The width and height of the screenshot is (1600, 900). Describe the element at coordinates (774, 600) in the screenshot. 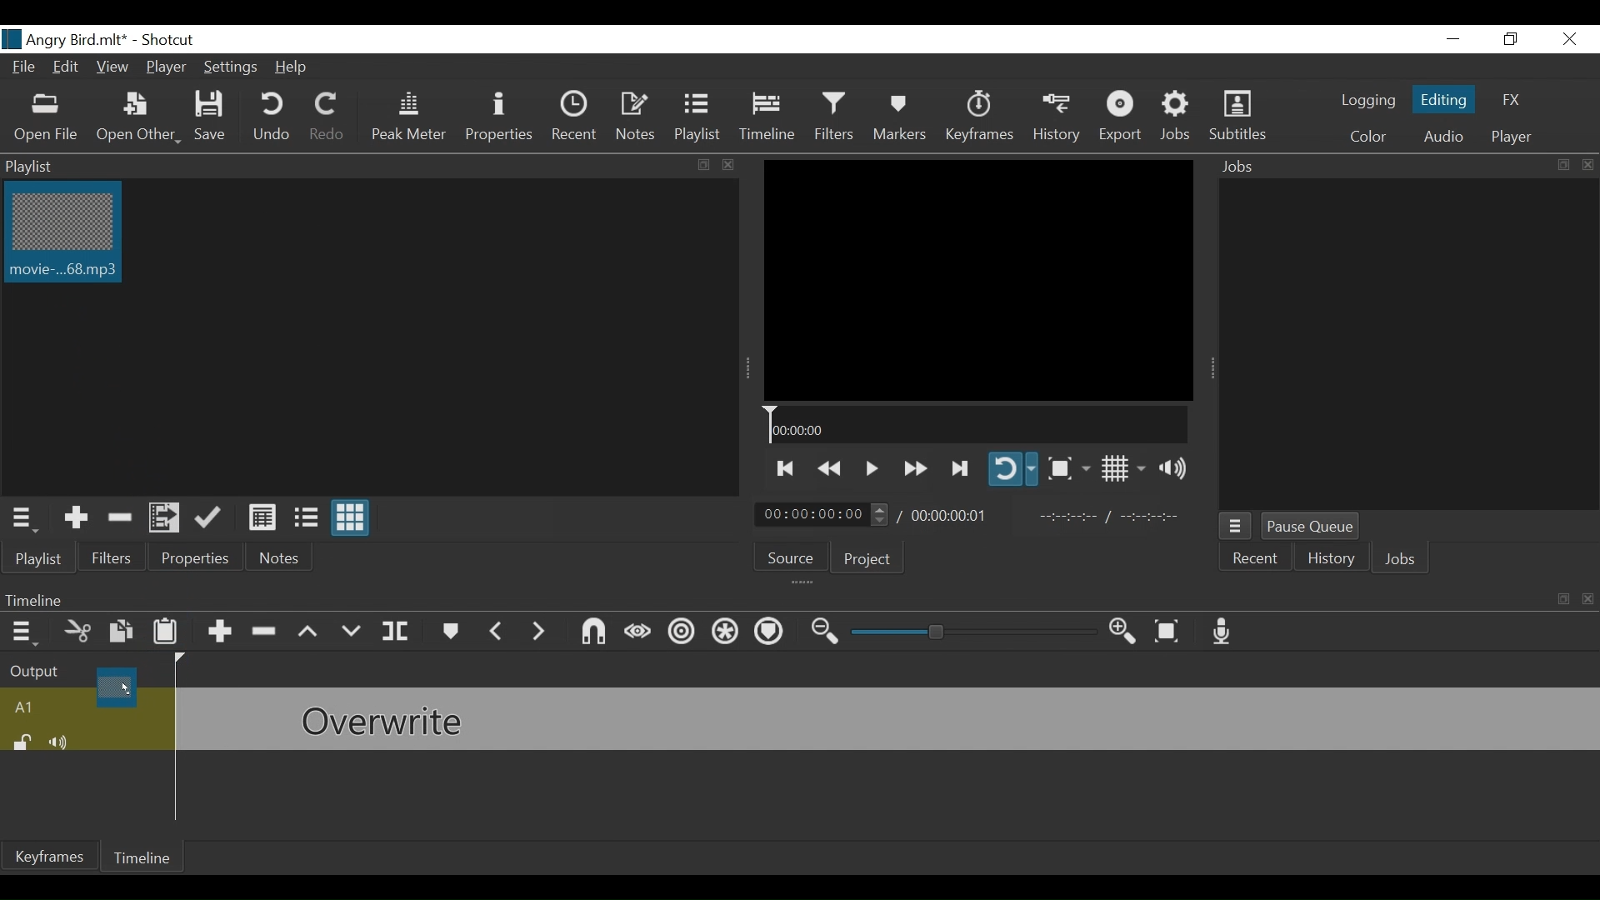

I see `Timeline menu` at that location.